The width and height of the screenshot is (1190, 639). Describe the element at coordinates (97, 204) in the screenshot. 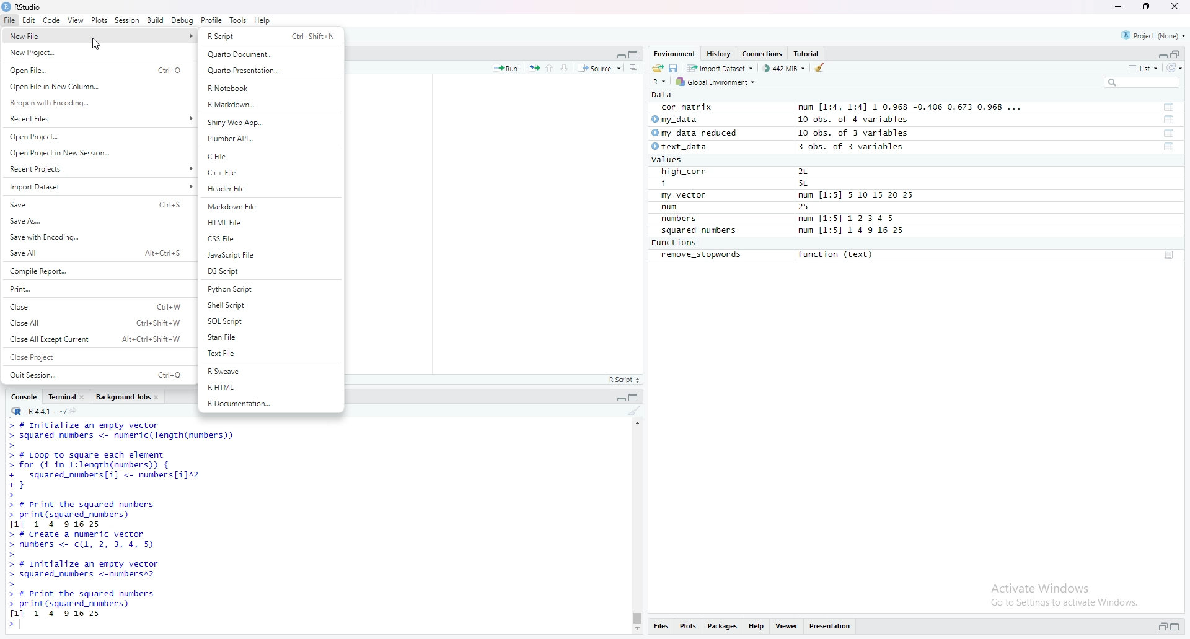

I see `Save` at that location.